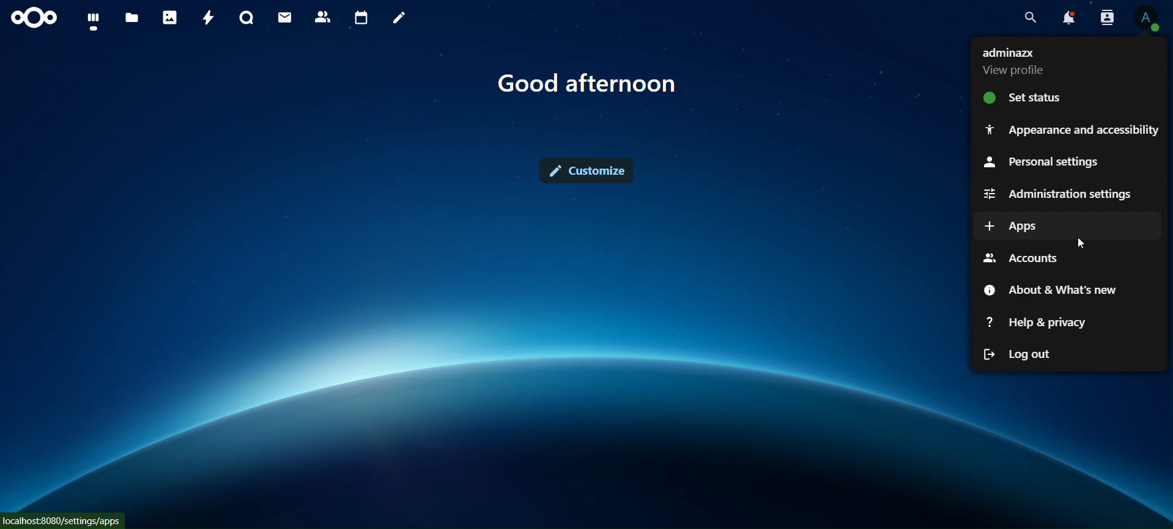  Describe the element at coordinates (1108, 16) in the screenshot. I see `search profile` at that location.